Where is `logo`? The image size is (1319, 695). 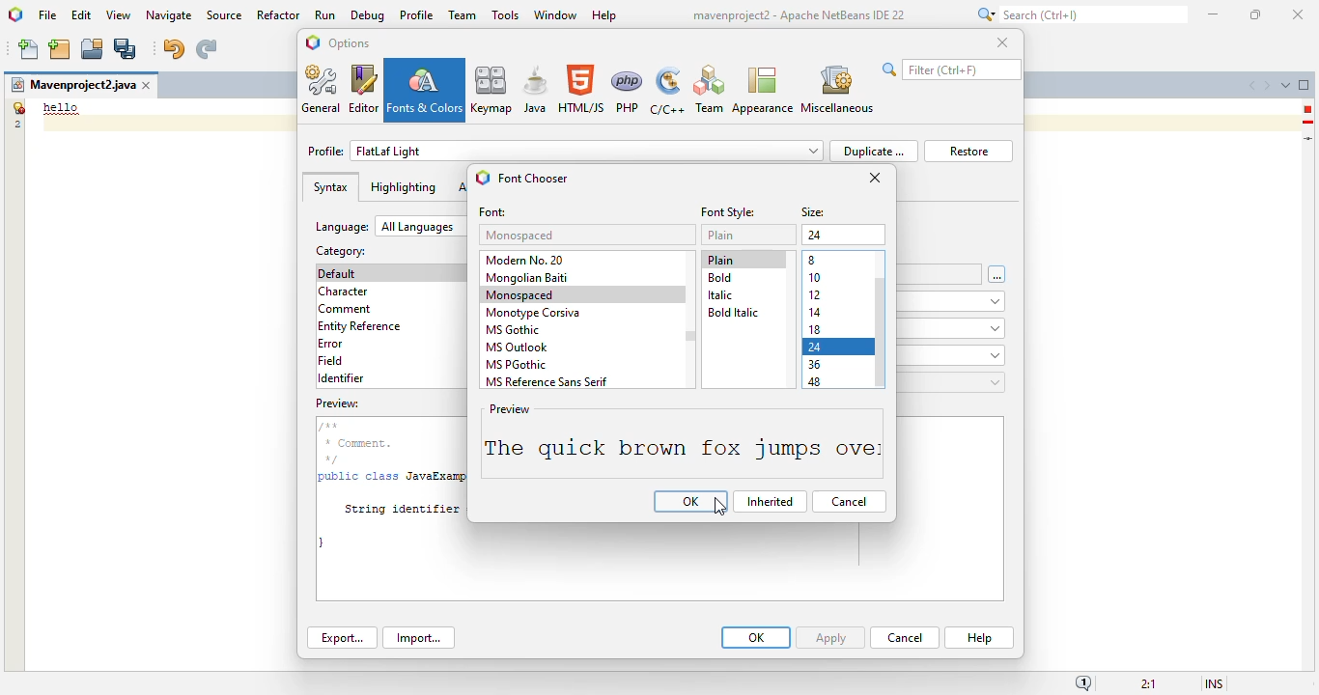
logo is located at coordinates (16, 14).